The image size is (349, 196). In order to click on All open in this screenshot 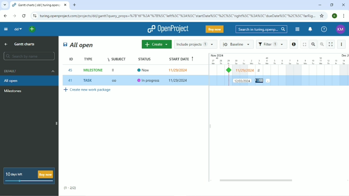, I will do `click(29, 80)`.